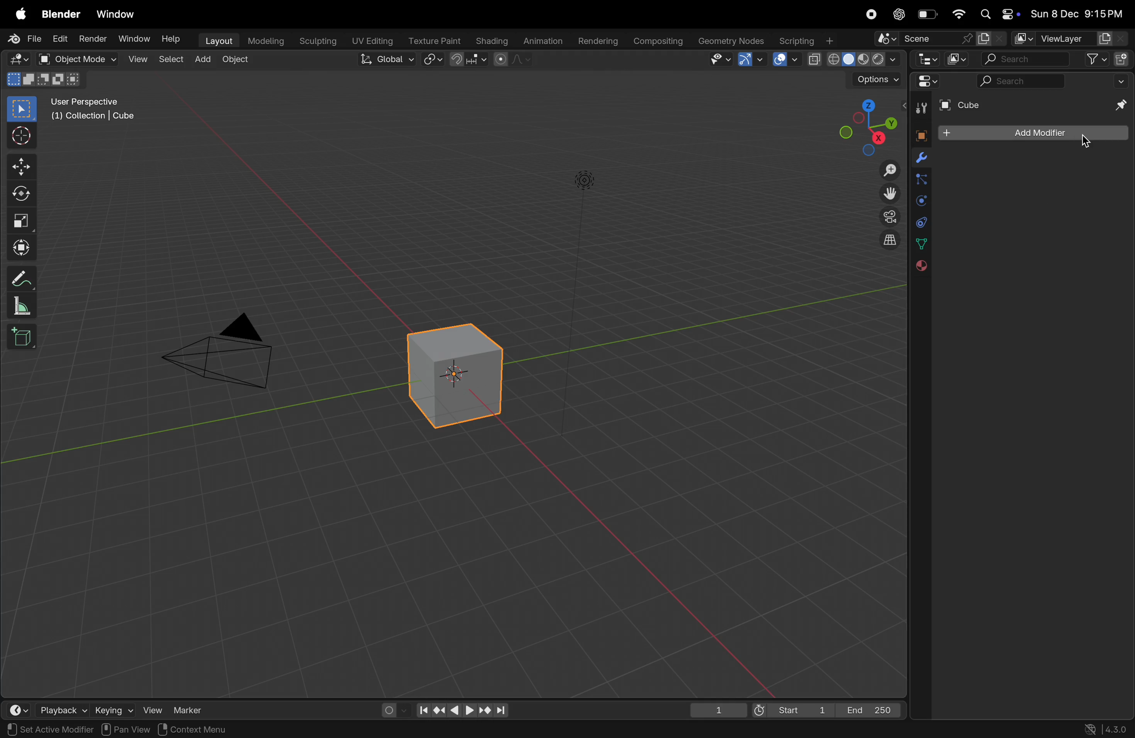 Image resolution: width=1135 pixels, height=738 pixels. I want to click on switch current view, so click(884, 242).